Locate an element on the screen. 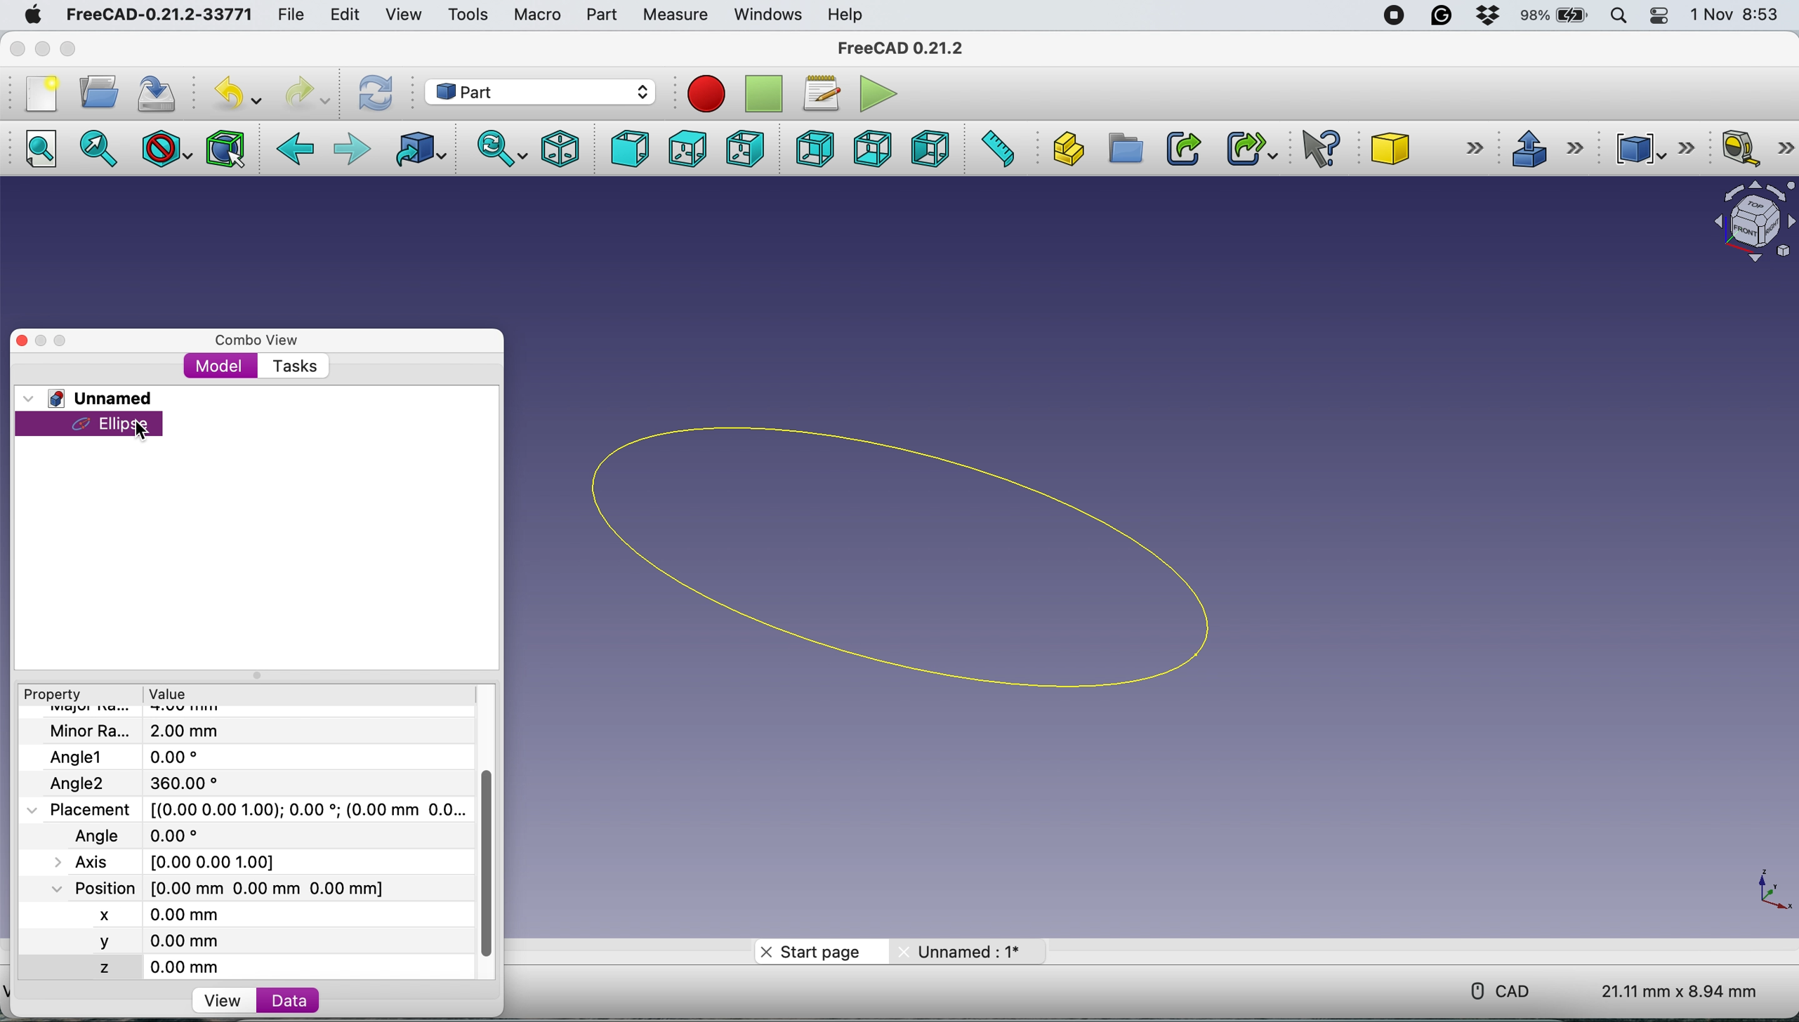 This screenshot has width=1799, height=1022. view is located at coordinates (229, 1002).